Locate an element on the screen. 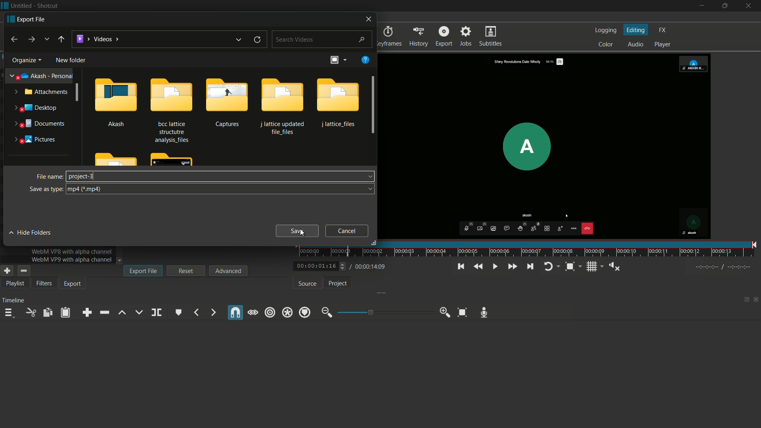 This screenshot has width=761, height=428. export file is located at coordinates (27, 19).